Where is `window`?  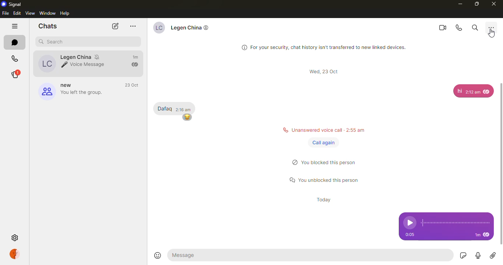 window is located at coordinates (47, 13).